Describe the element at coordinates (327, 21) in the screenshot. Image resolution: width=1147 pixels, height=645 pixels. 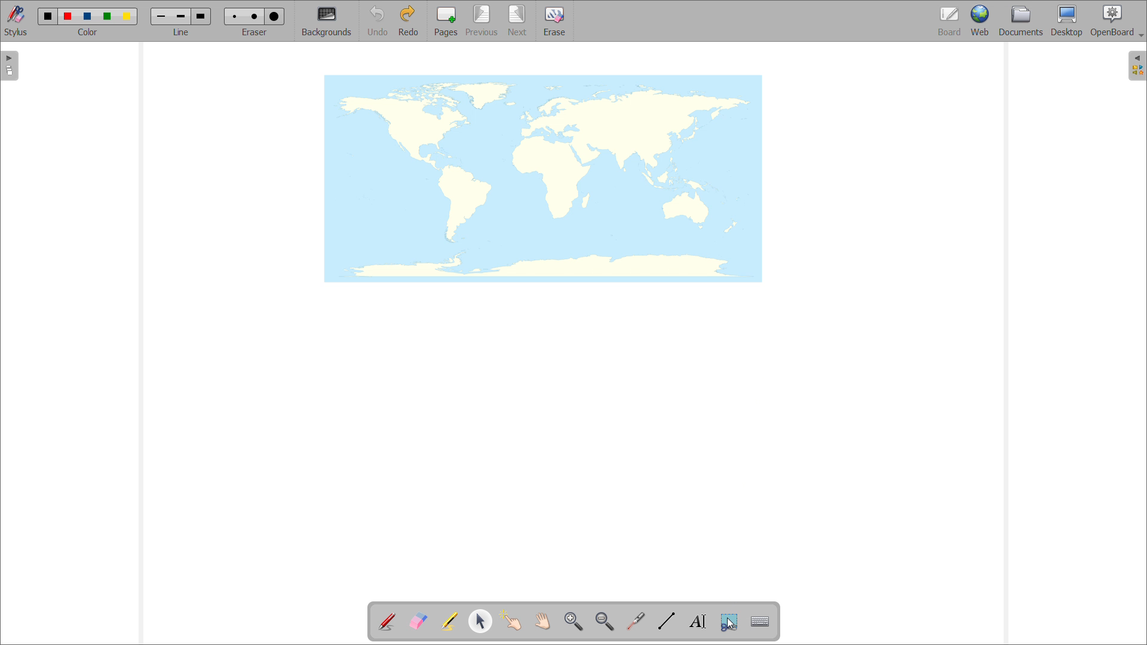
I see `backgrounds` at that location.